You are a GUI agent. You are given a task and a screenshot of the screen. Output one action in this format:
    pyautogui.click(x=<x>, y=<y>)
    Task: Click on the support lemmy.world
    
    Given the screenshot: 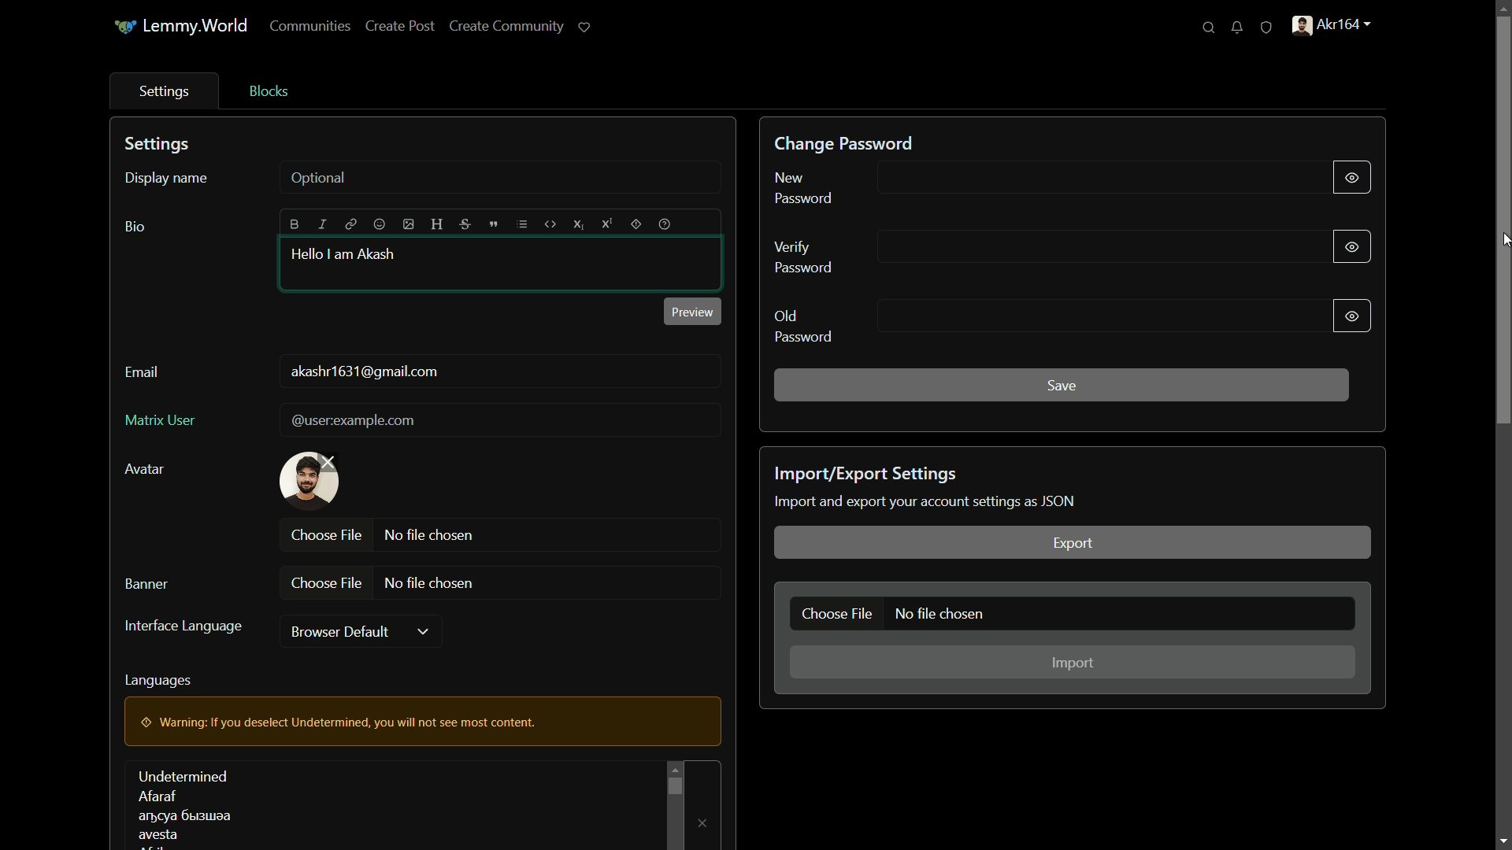 What is the action you would take?
    pyautogui.click(x=584, y=25)
    